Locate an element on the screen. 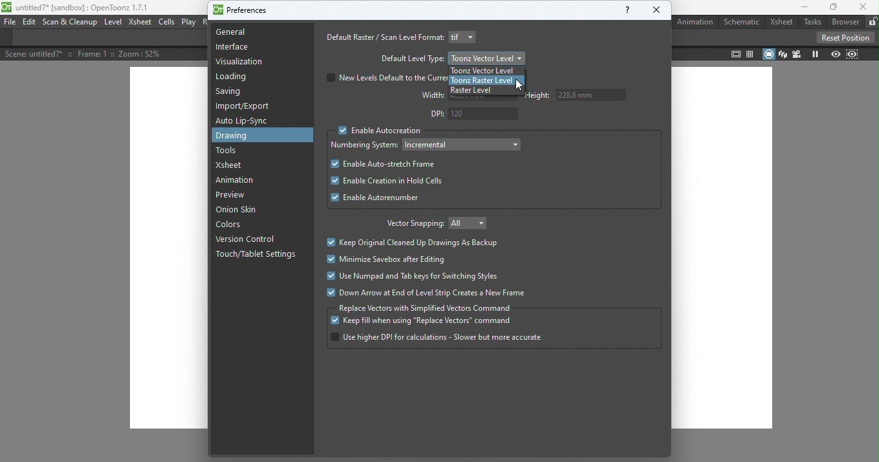 Image resolution: width=879 pixels, height=462 pixels. Preview is located at coordinates (835, 53).